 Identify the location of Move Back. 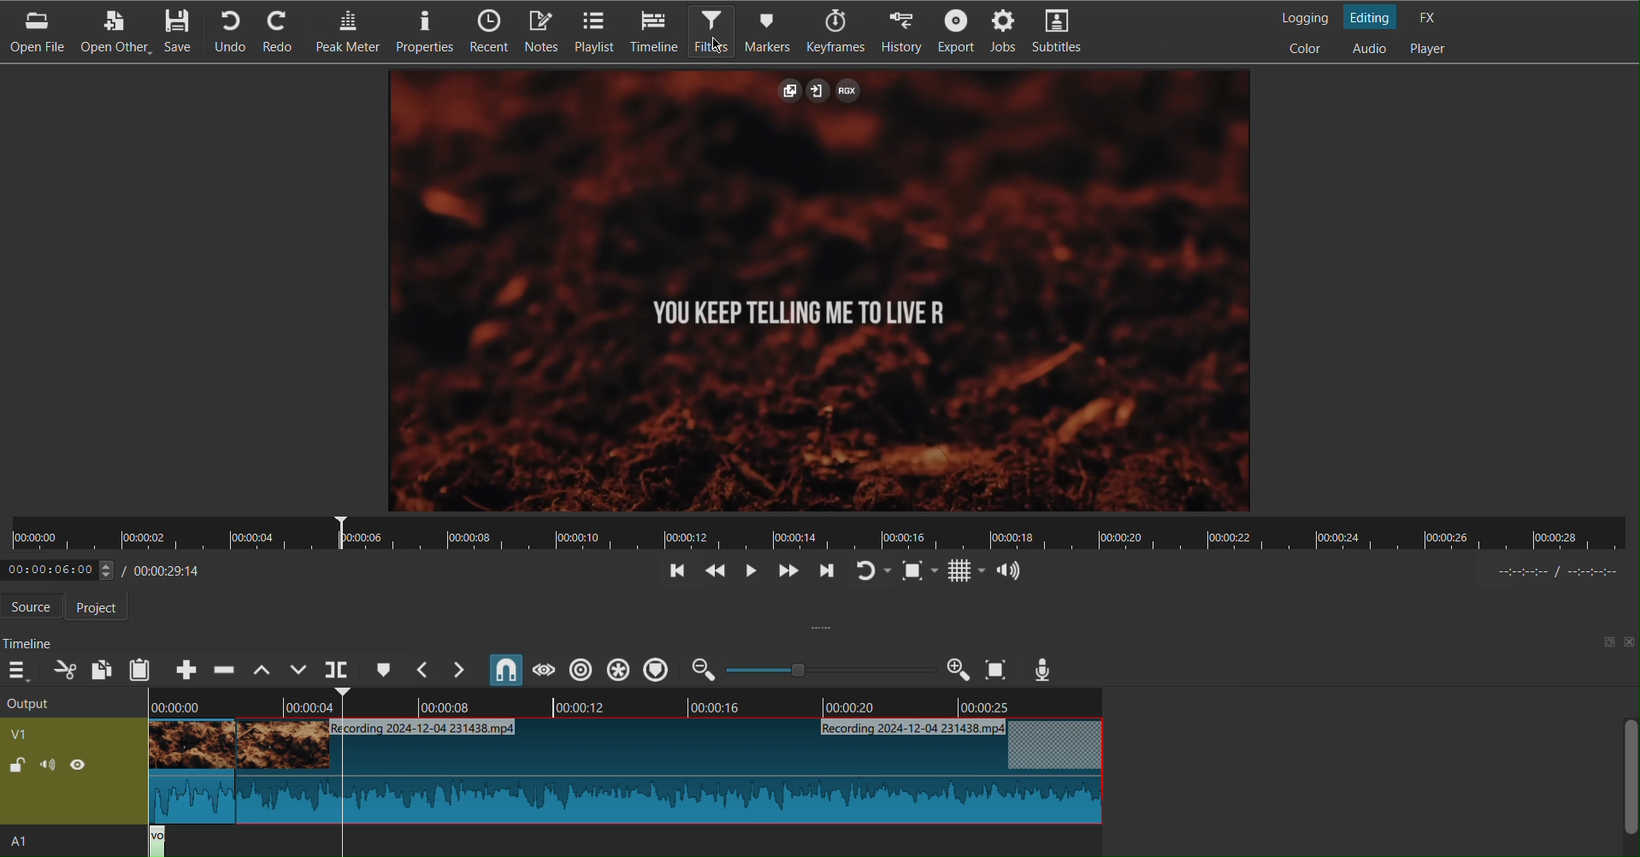
(712, 573).